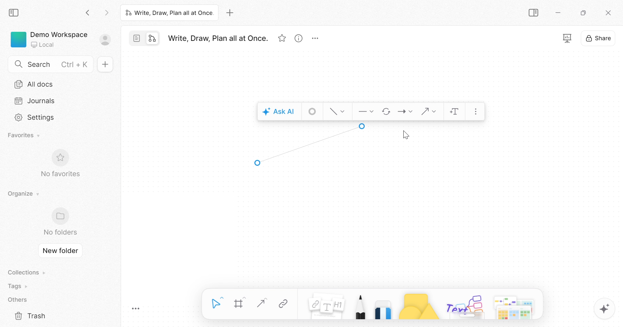  I want to click on Flip direction, so click(387, 112).